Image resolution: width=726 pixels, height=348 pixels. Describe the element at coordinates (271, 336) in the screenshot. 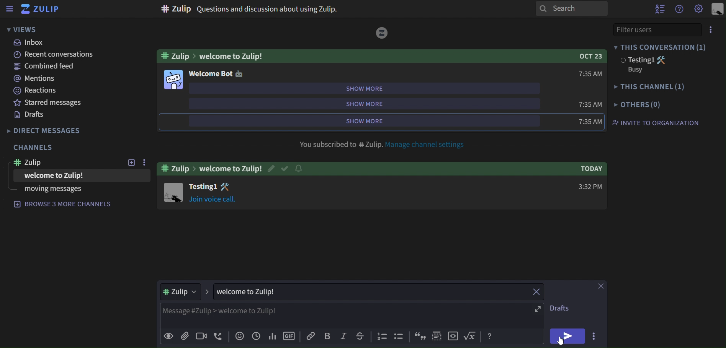

I see `add poll` at that location.